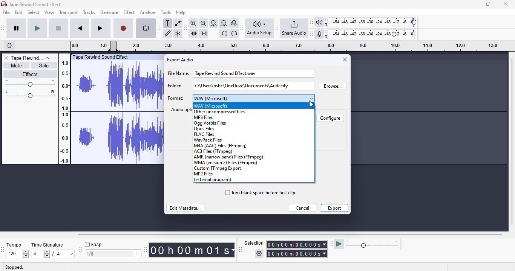 Image resolution: width=515 pixels, height=271 pixels. Describe the element at coordinates (54, 251) in the screenshot. I see `time signature` at that location.